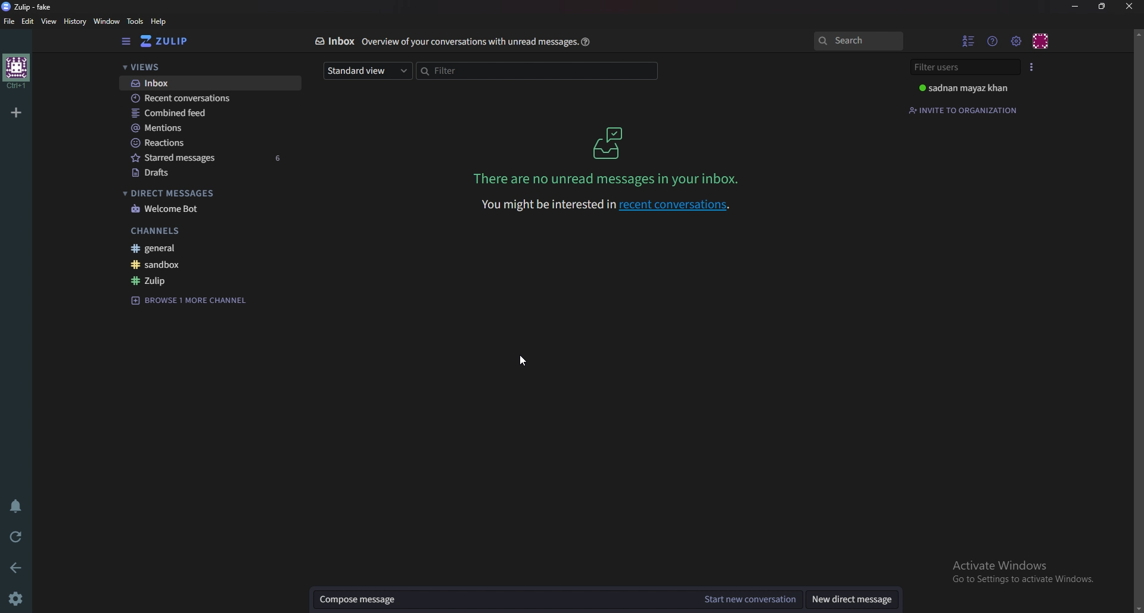 The image size is (1144, 613). Describe the element at coordinates (1076, 5) in the screenshot. I see `Minimize` at that location.